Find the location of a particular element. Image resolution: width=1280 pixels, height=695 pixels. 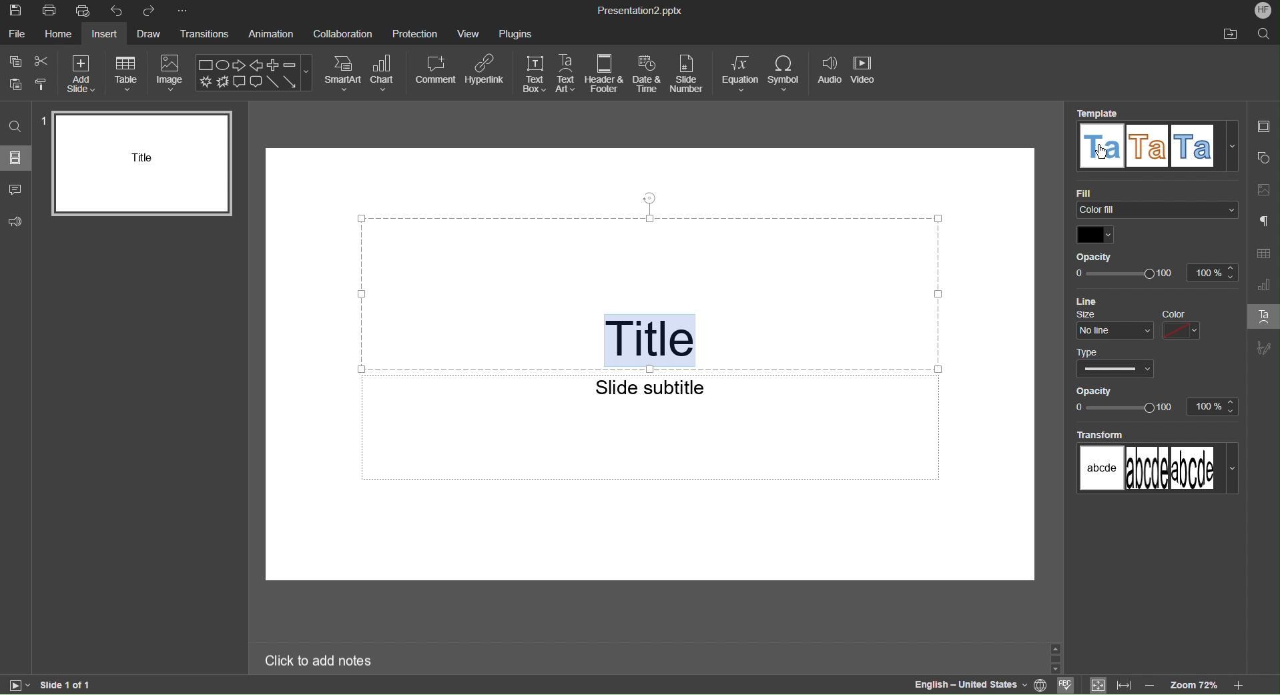

Text Box is located at coordinates (534, 74).